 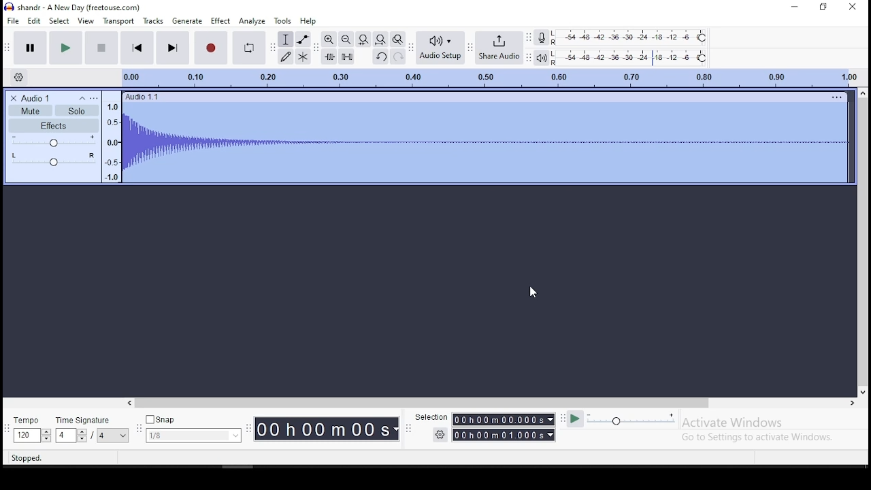 I want to click on delete track, so click(x=12, y=98).